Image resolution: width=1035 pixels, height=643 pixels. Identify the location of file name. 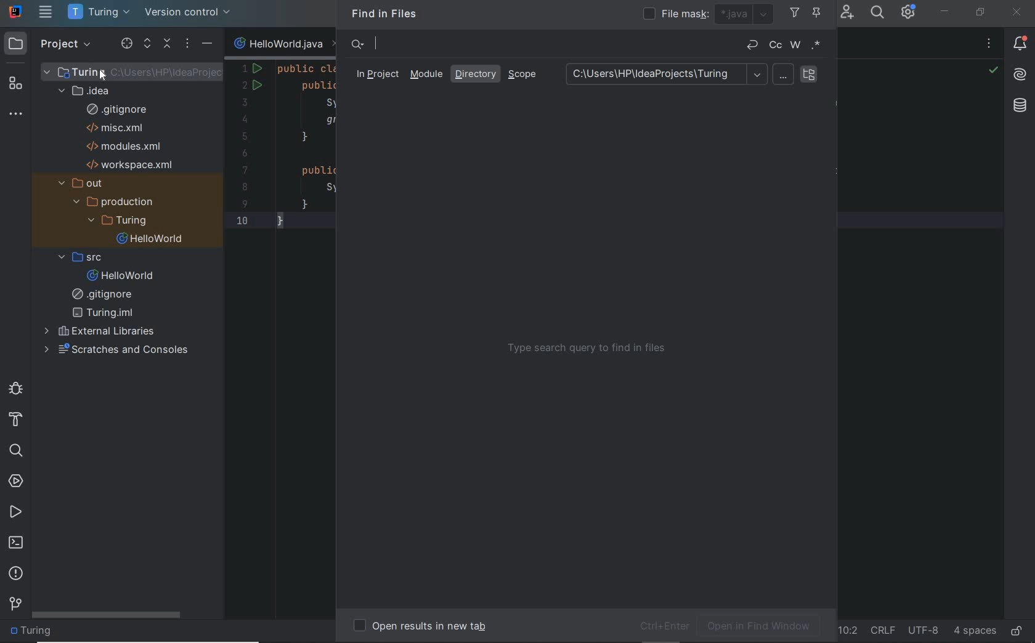
(152, 241).